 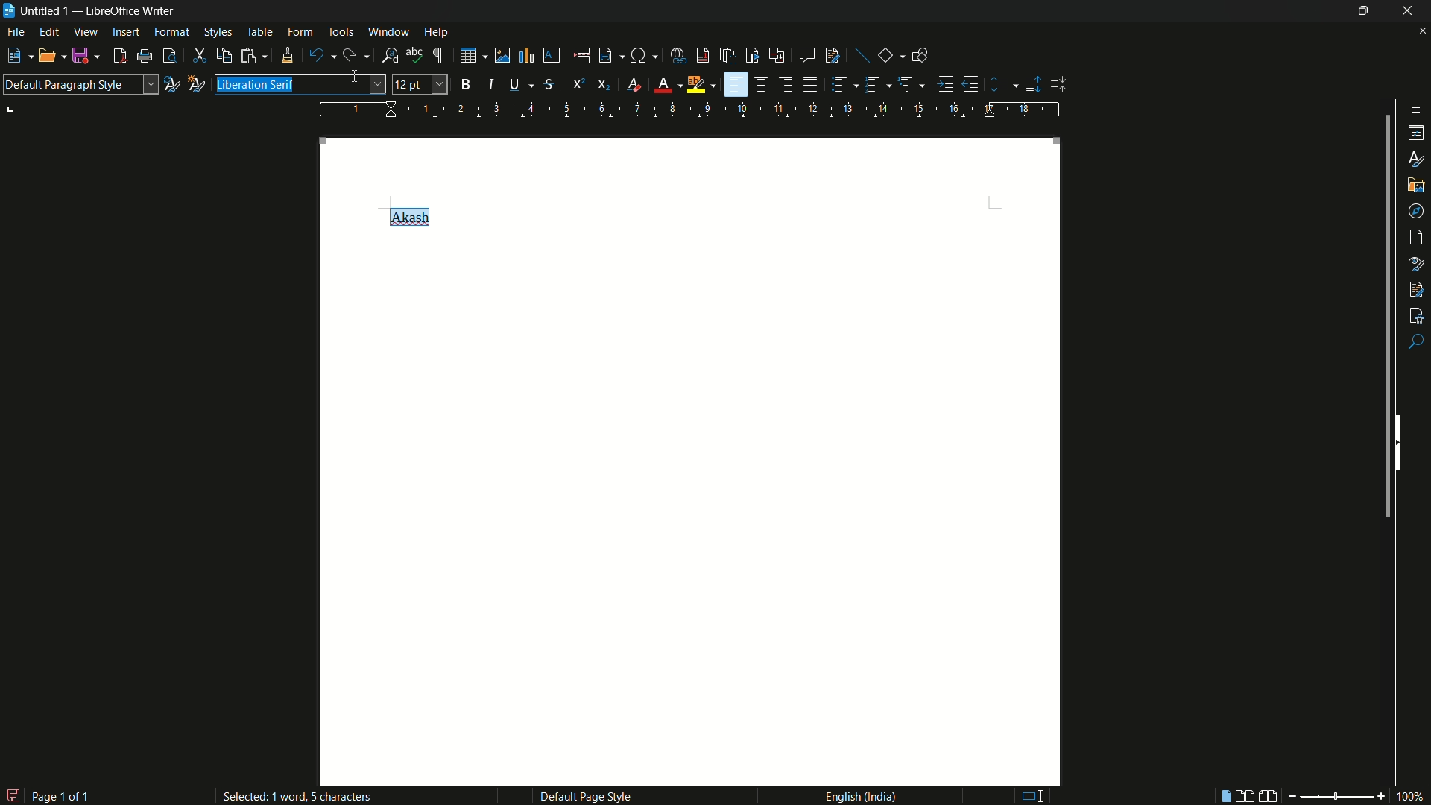 I want to click on align center, so click(x=762, y=84).